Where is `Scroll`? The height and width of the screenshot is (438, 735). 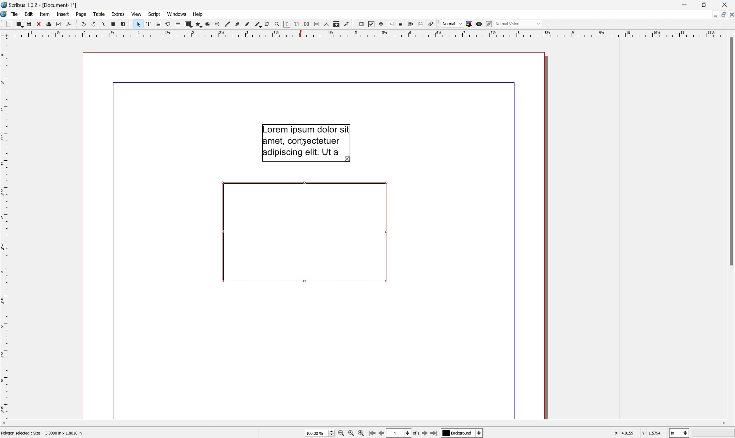
Scroll is located at coordinates (365, 424).